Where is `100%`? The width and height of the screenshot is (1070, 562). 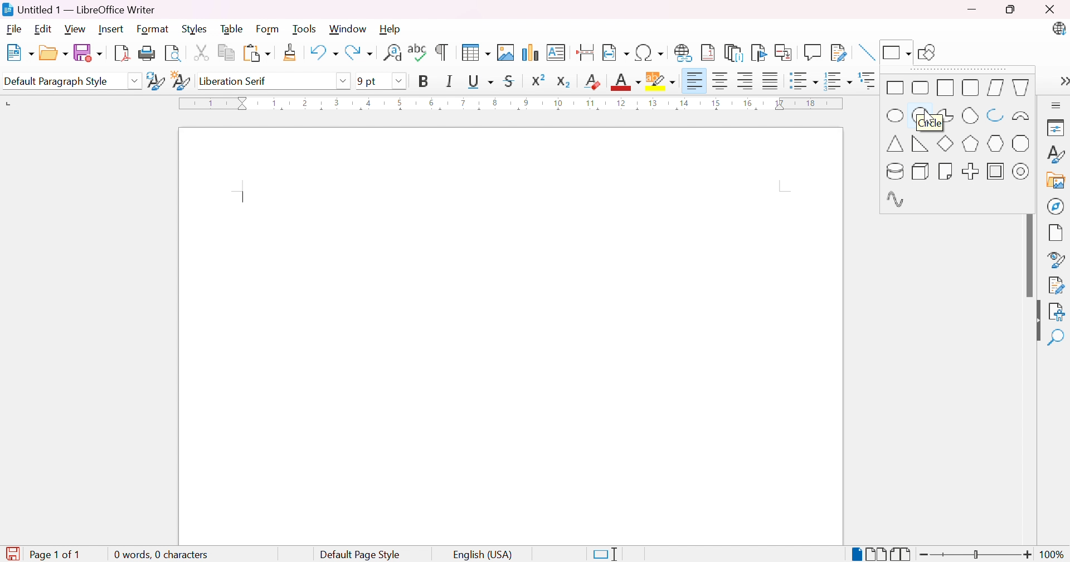
100% is located at coordinates (1054, 555).